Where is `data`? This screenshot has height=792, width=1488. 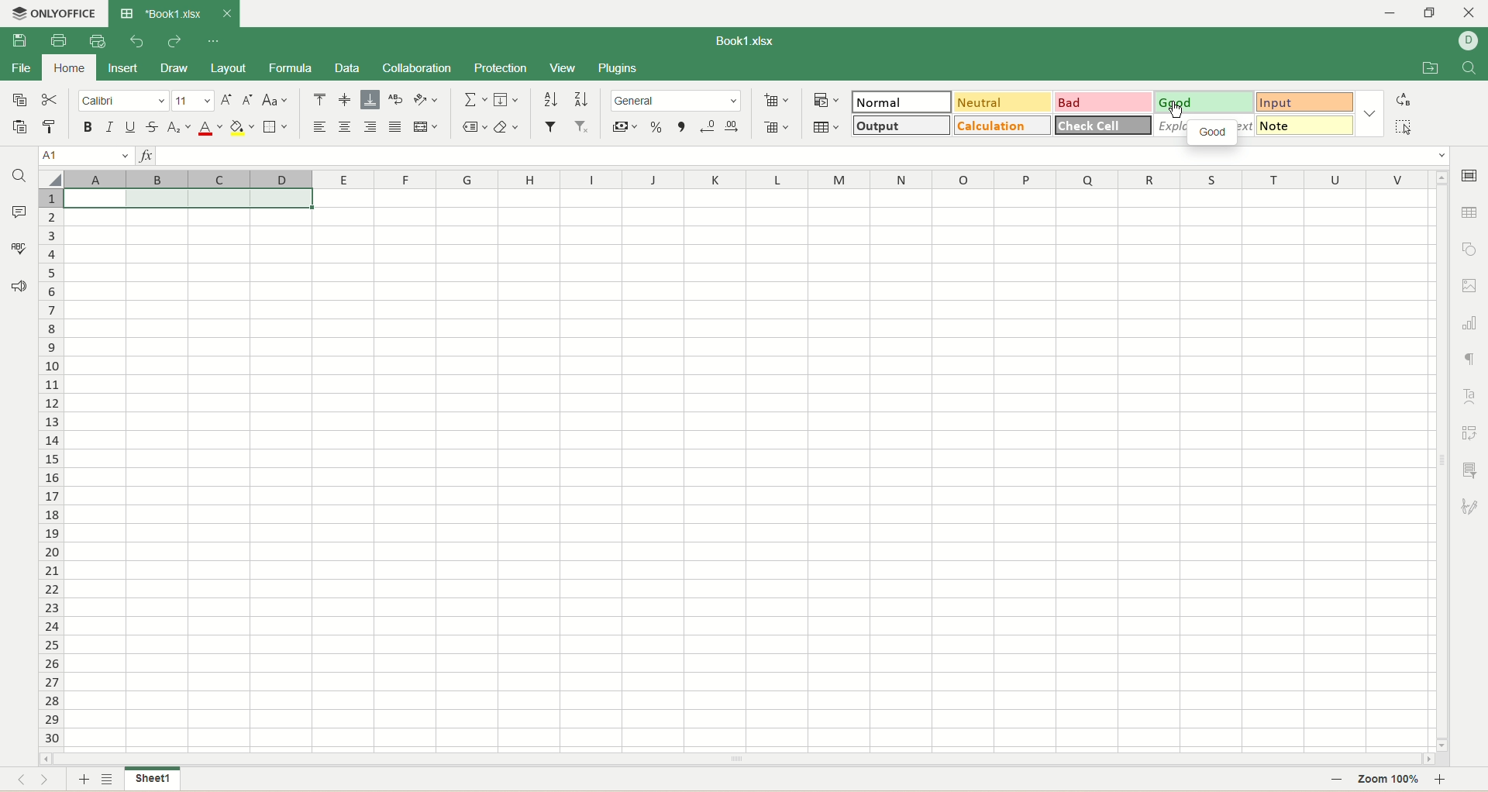 data is located at coordinates (346, 70).